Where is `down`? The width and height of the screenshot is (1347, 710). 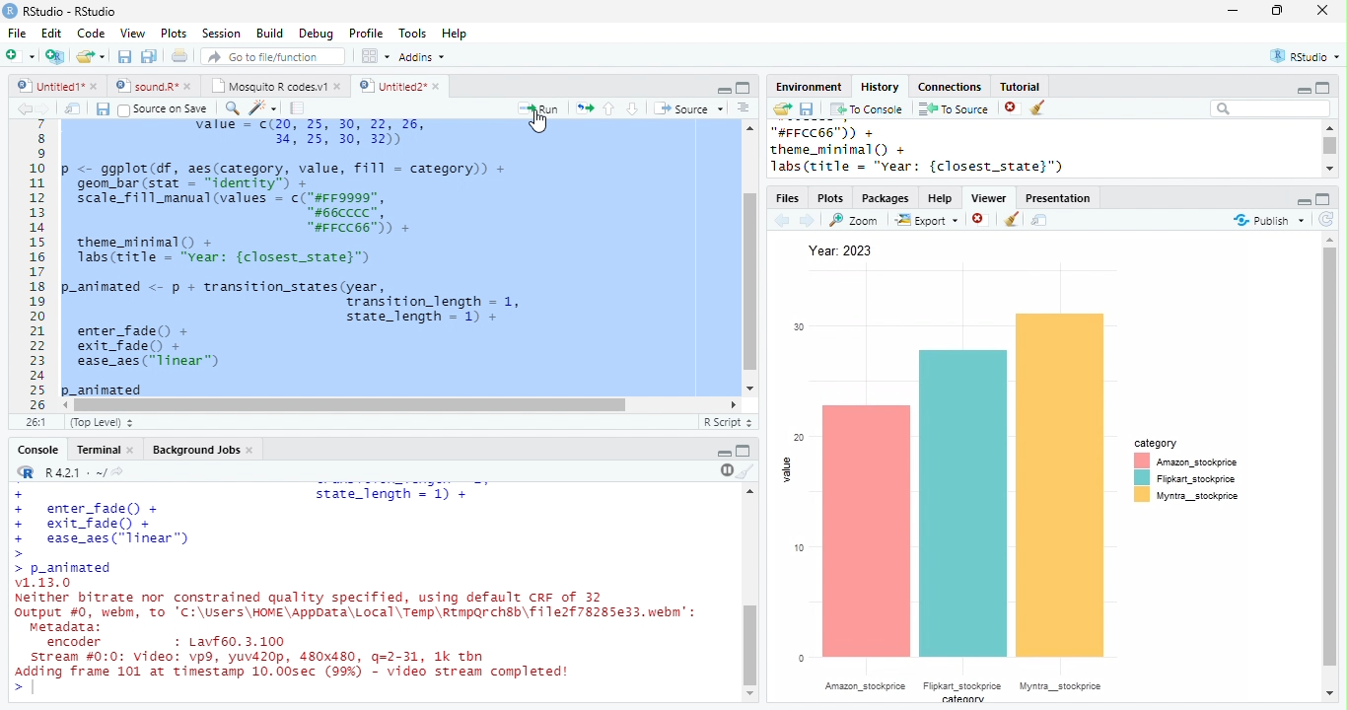
down is located at coordinates (631, 108).